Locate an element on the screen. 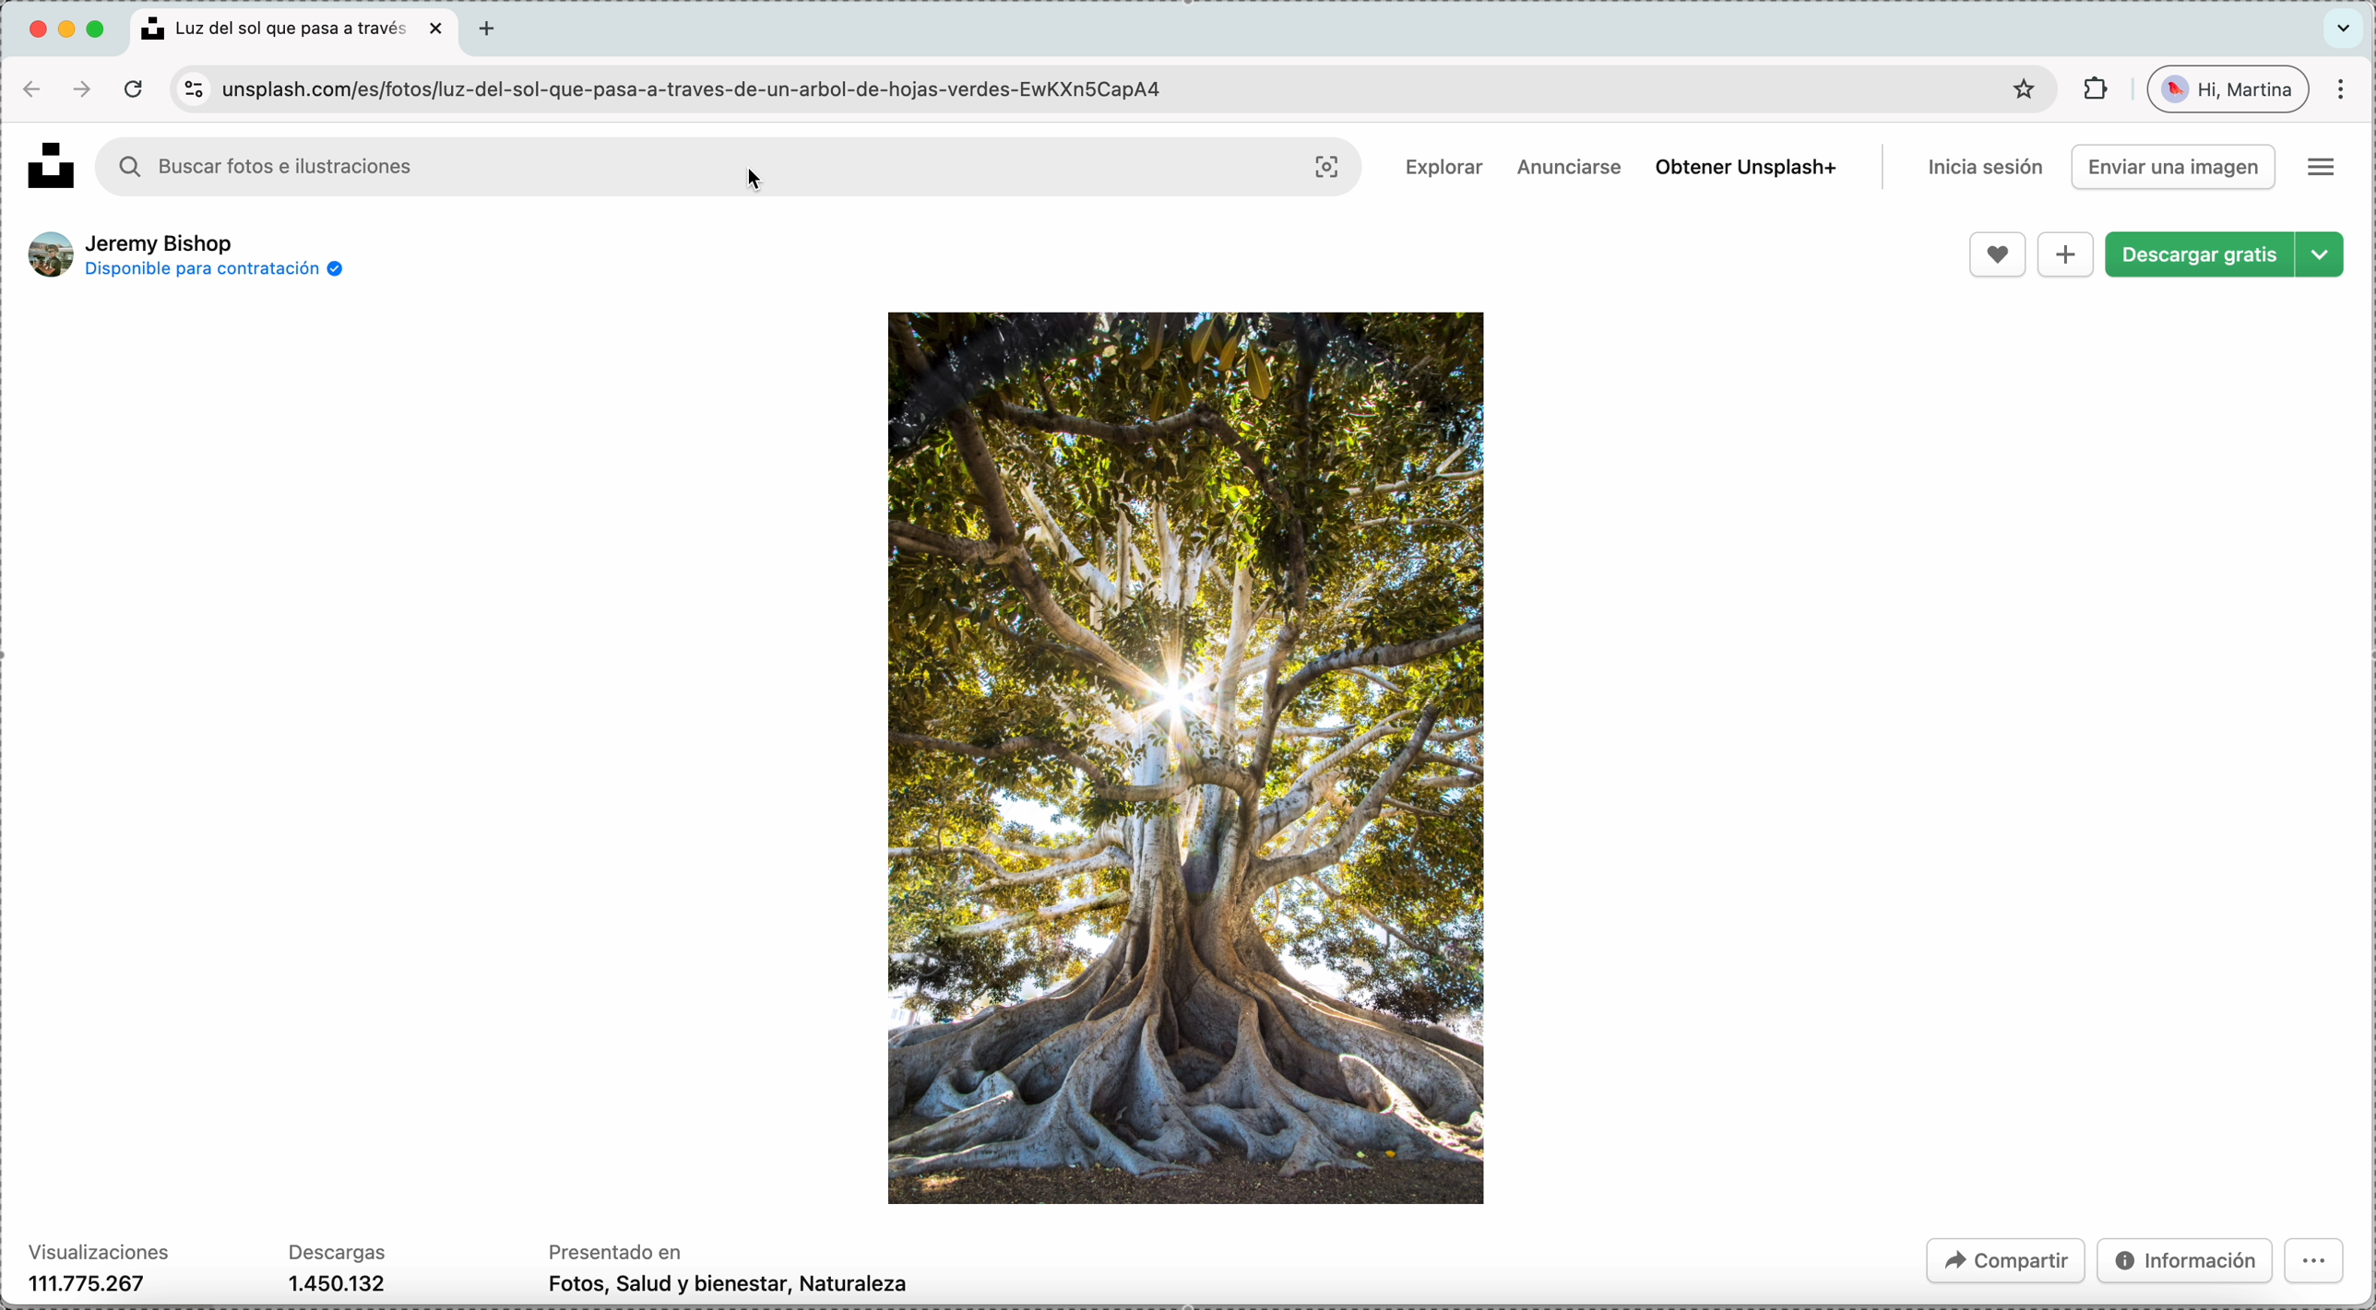 This screenshot has height=1310, width=2376. more options is located at coordinates (2318, 1267).